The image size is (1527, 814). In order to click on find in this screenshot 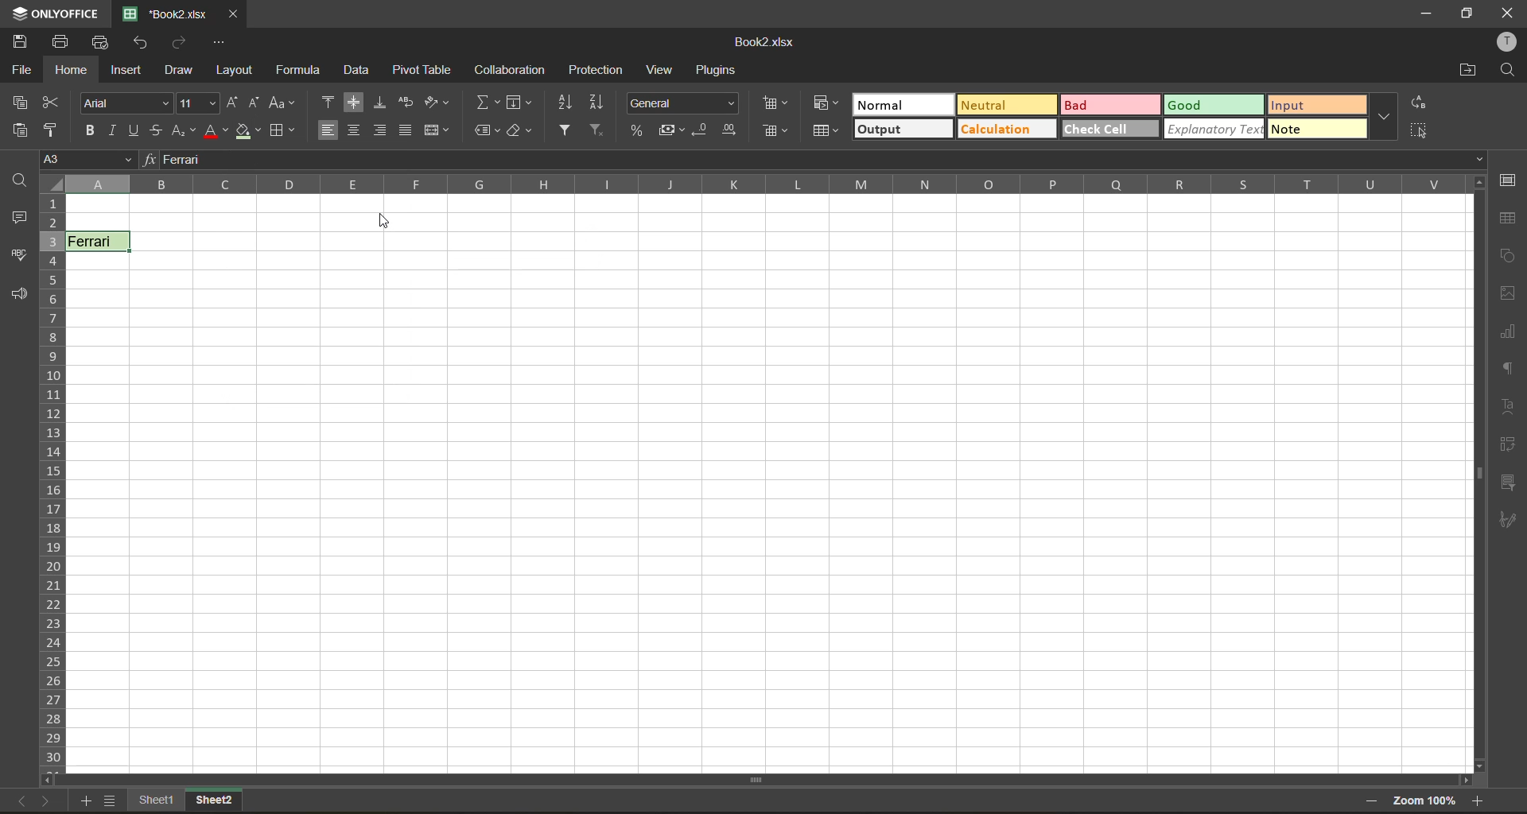, I will do `click(1507, 69)`.